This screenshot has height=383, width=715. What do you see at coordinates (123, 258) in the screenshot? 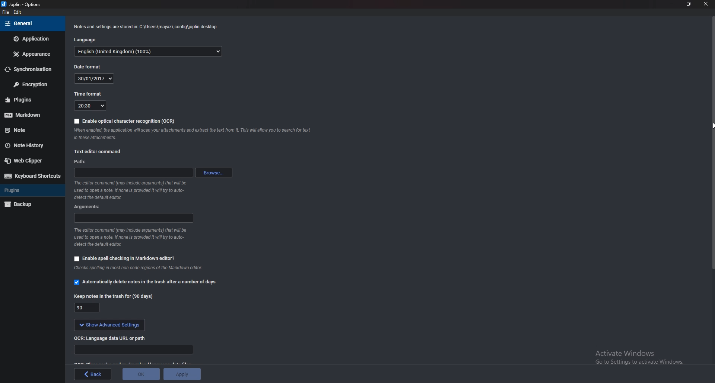
I see `Enable spell checking` at bounding box center [123, 258].